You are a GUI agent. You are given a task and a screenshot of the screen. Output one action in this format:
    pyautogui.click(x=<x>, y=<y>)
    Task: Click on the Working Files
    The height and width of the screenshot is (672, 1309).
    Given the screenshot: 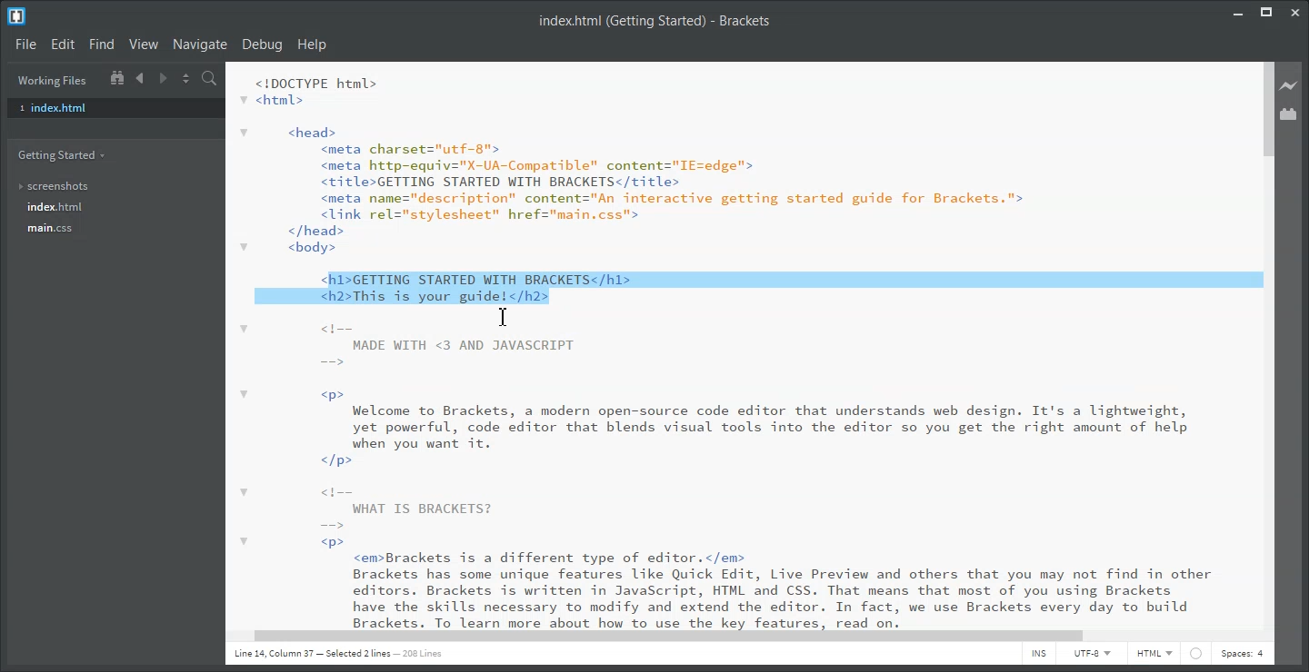 What is the action you would take?
    pyautogui.click(x=52, y=81)
    